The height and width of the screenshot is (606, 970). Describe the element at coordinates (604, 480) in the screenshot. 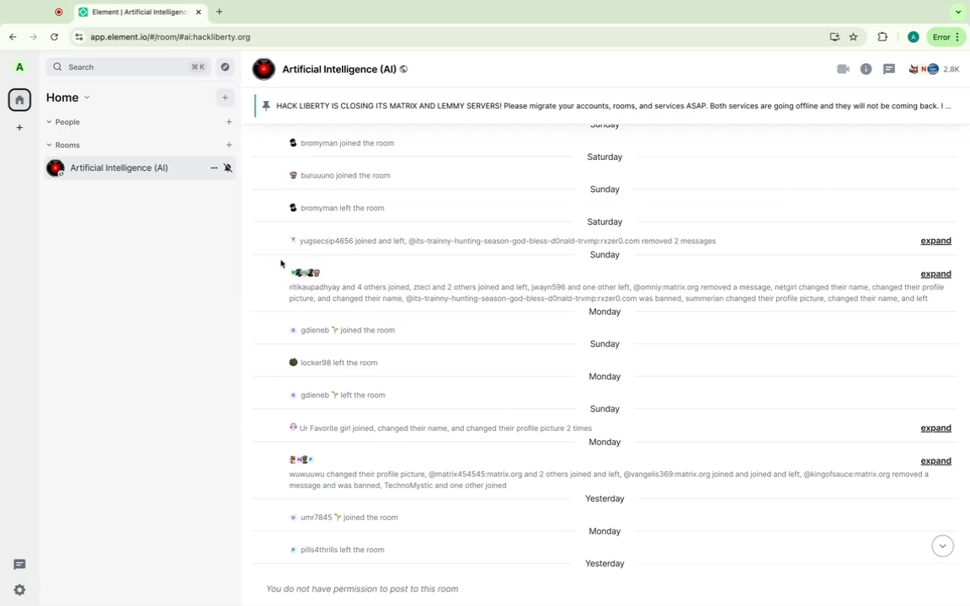

I see `Message` at that location.